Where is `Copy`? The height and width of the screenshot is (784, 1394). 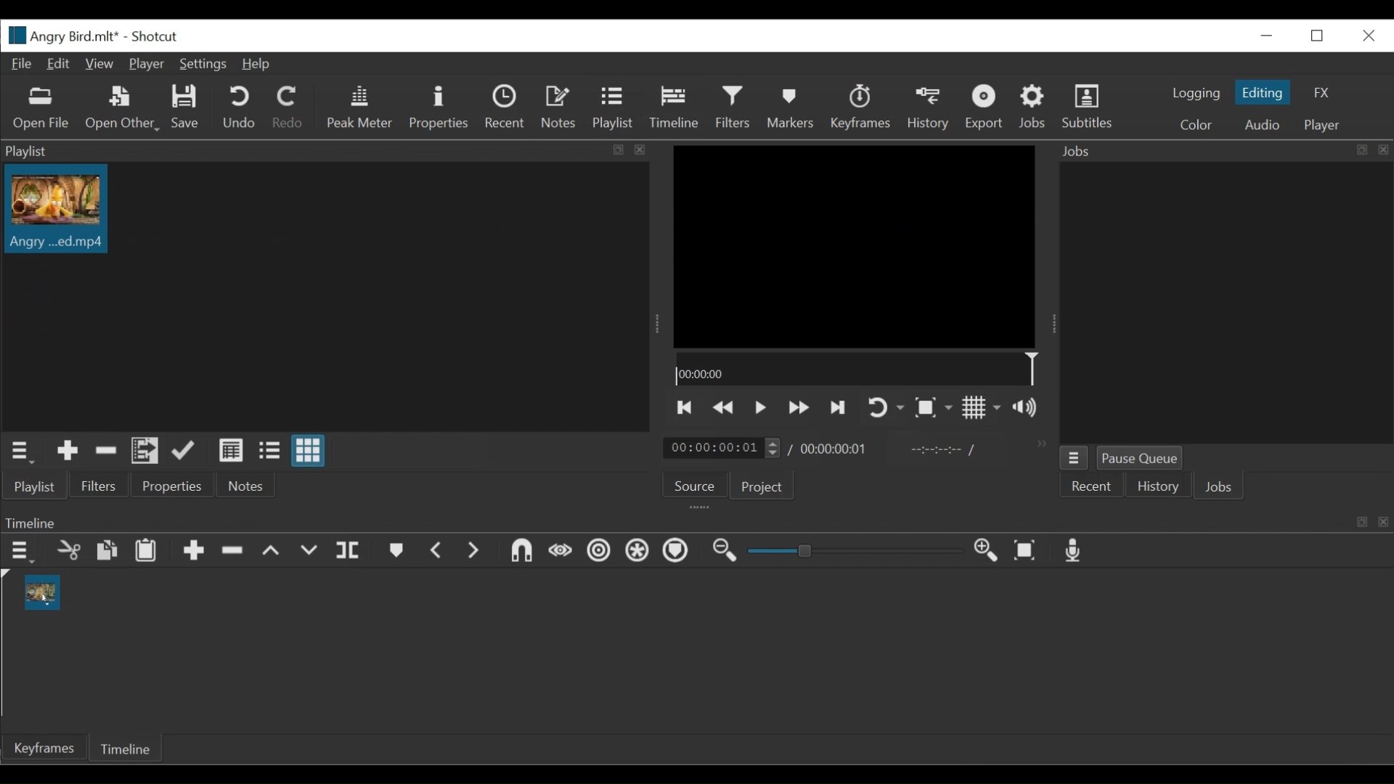 Copy is located at coordinates (106, 550).